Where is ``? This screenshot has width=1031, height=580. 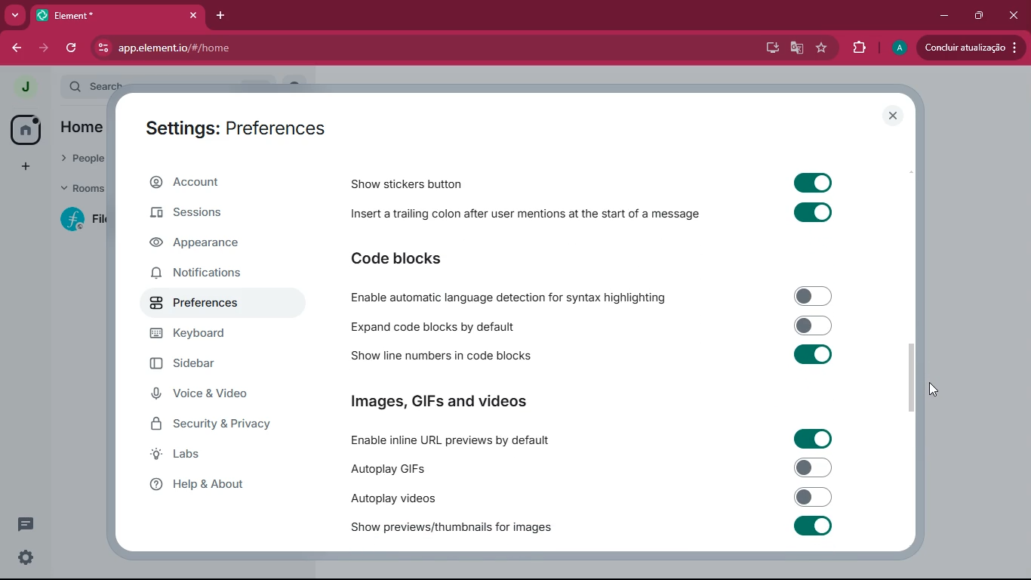
 is located at coordinates (814, 497).